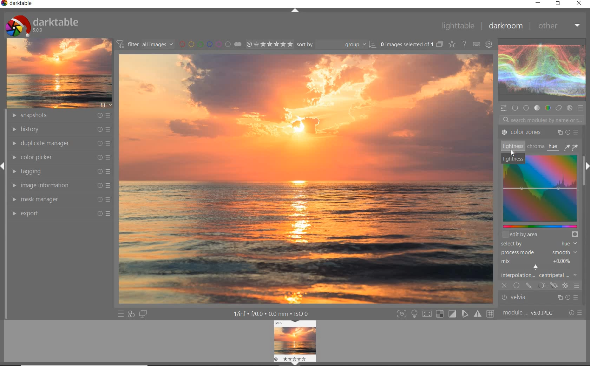  I want to click on COLOR ZONES, so click(540, 132).